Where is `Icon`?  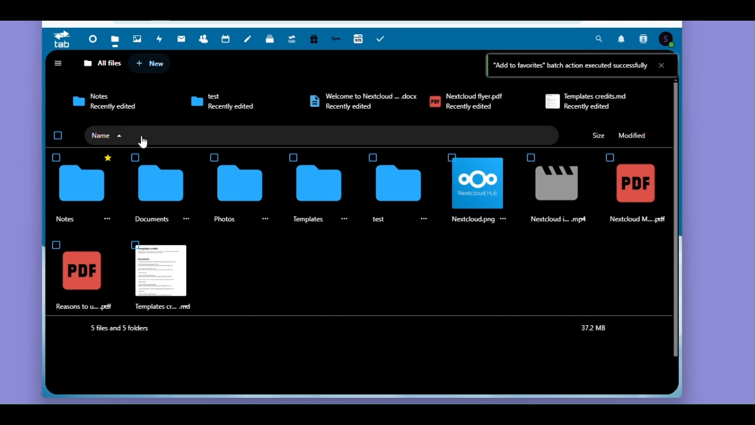 Icon is located at coordinates (196, 101).